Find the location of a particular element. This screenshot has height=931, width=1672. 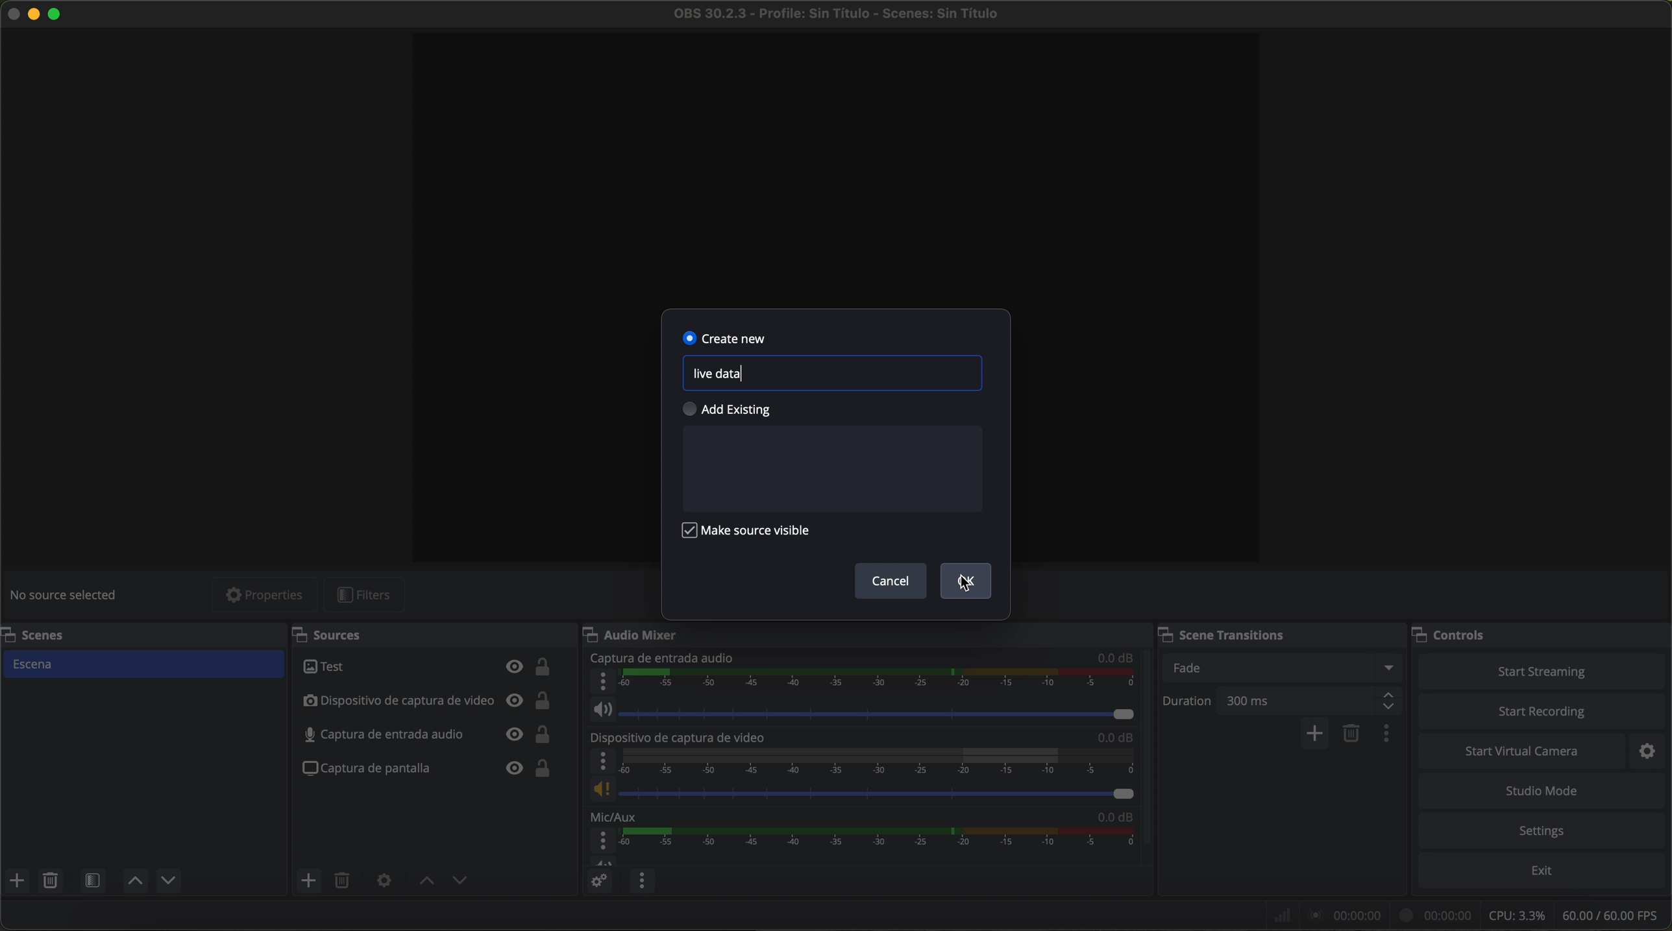

settings is located at coordinates (1650, 753).